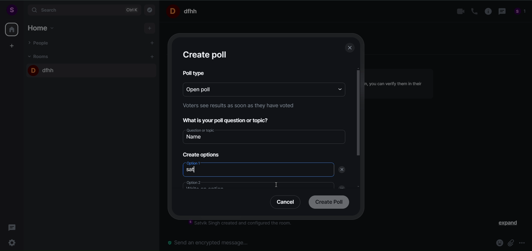 The height and width of the screenshot is (251, 532). What do you see at coordinates (522, 244) in the screenshot?
I see `more options` at bounding box center [522, 244].